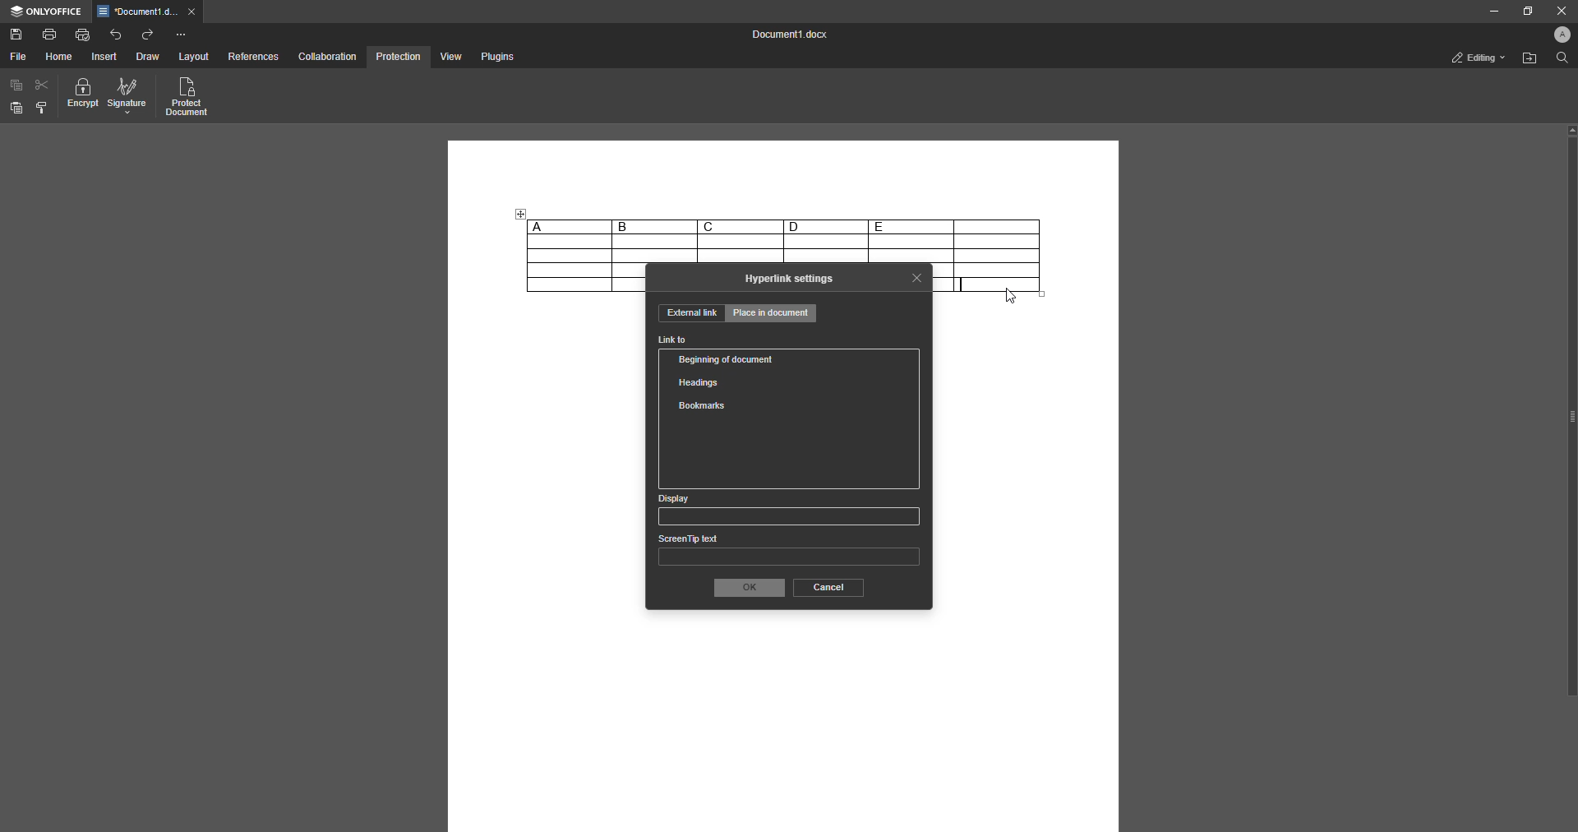 This screenshot has height=832, width=1578. What do you see at coordinates (16, 86) in the screenshot?
I see `Copy` at bounding box center [16, 86].